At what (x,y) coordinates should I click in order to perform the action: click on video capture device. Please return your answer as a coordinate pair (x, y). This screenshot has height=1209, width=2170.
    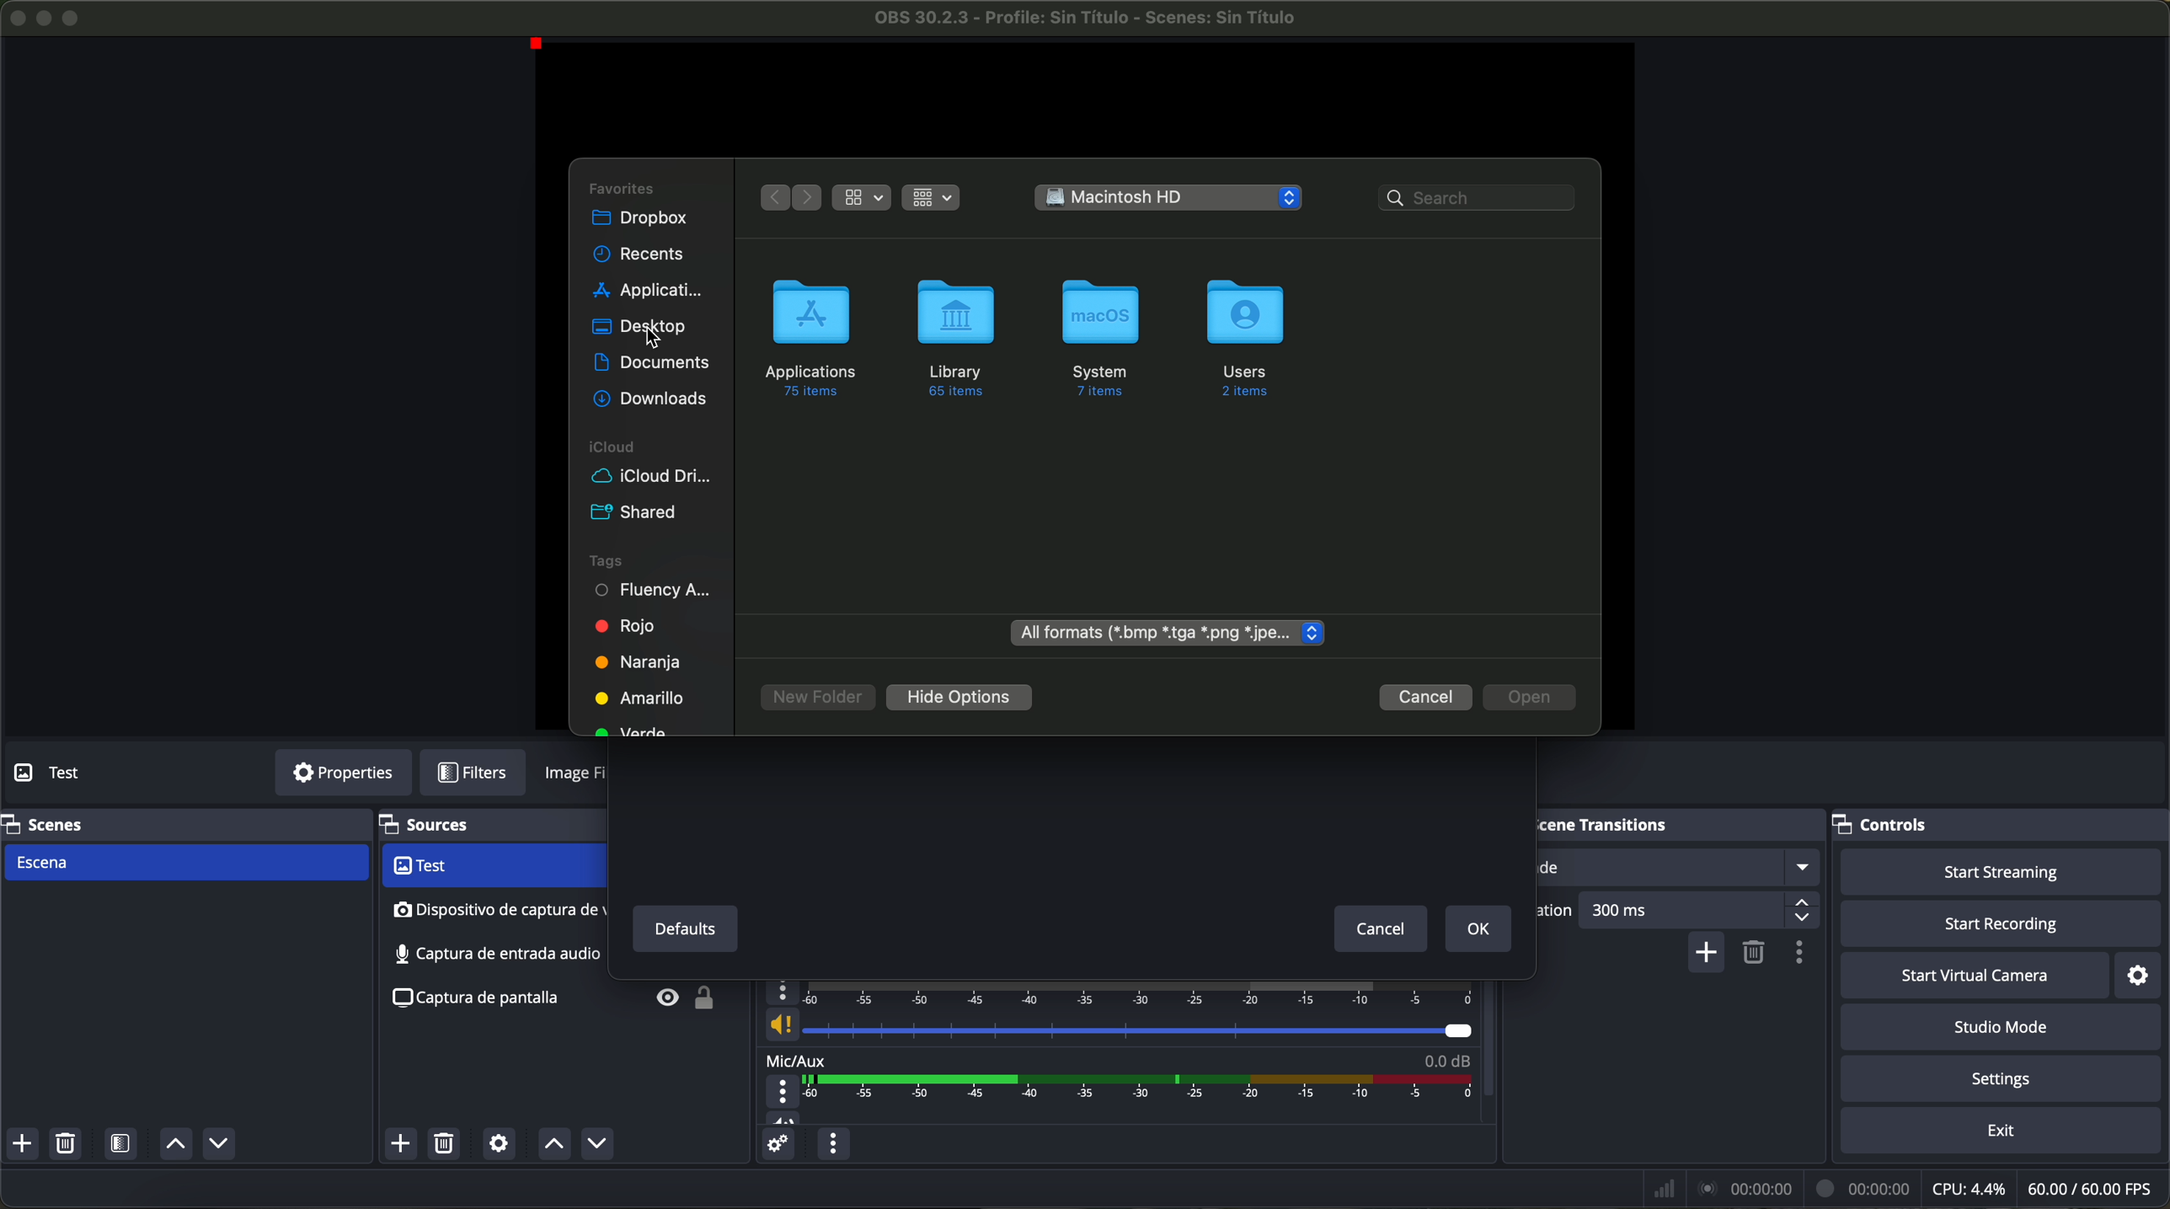
    Looking at the image, I should click on (491, 867).